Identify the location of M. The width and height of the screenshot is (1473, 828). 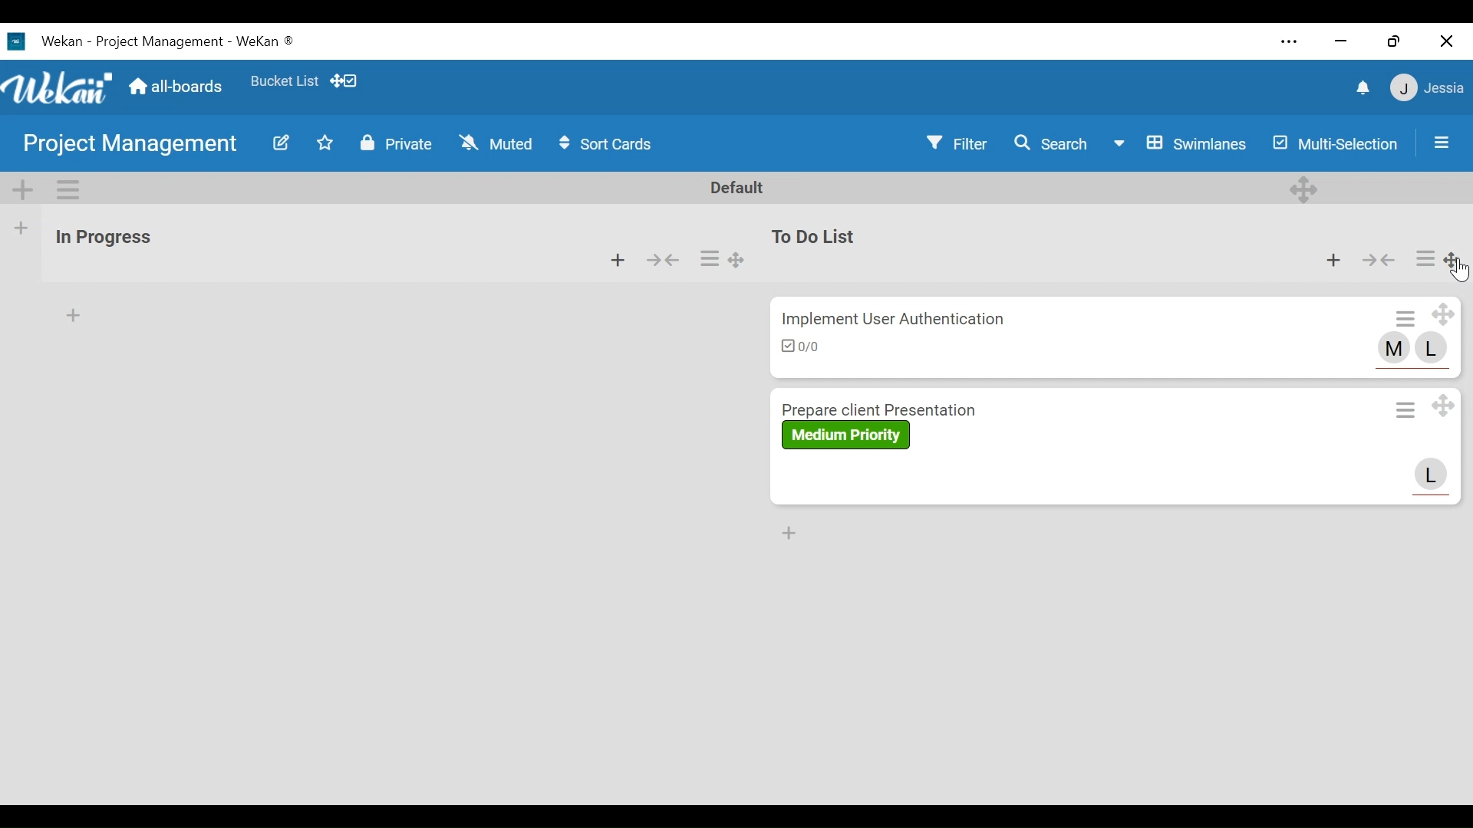
(1395, 350).